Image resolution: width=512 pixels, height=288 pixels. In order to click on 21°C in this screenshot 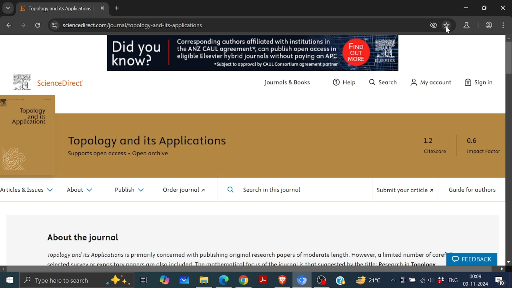, I will do `click(370, 280)`.